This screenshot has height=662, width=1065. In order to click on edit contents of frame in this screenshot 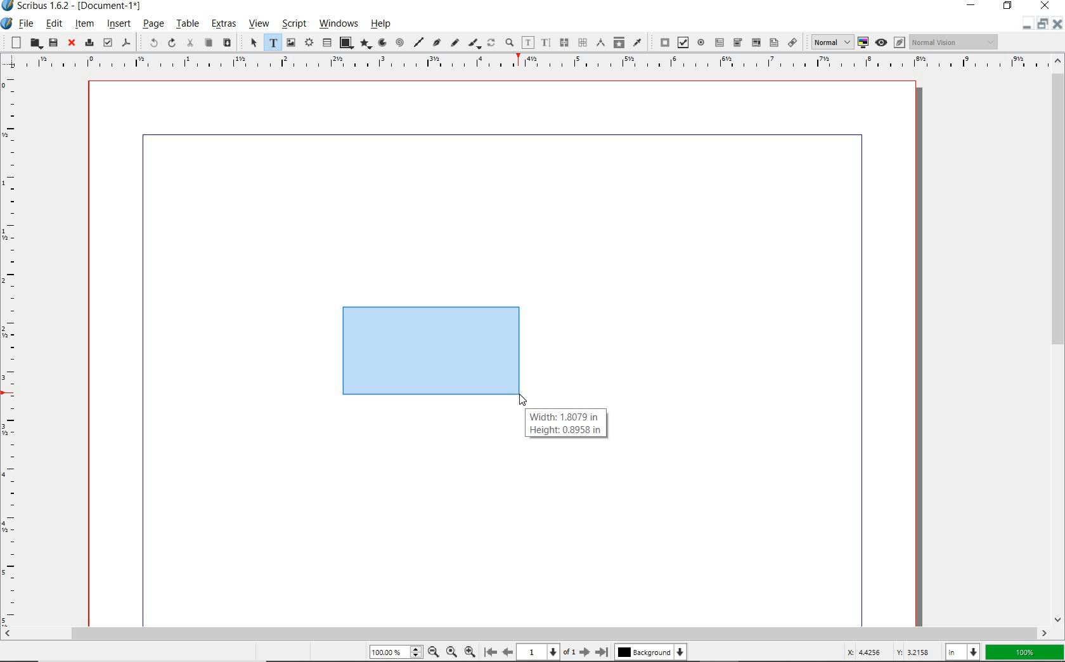, I will do `click(527, 44)`.